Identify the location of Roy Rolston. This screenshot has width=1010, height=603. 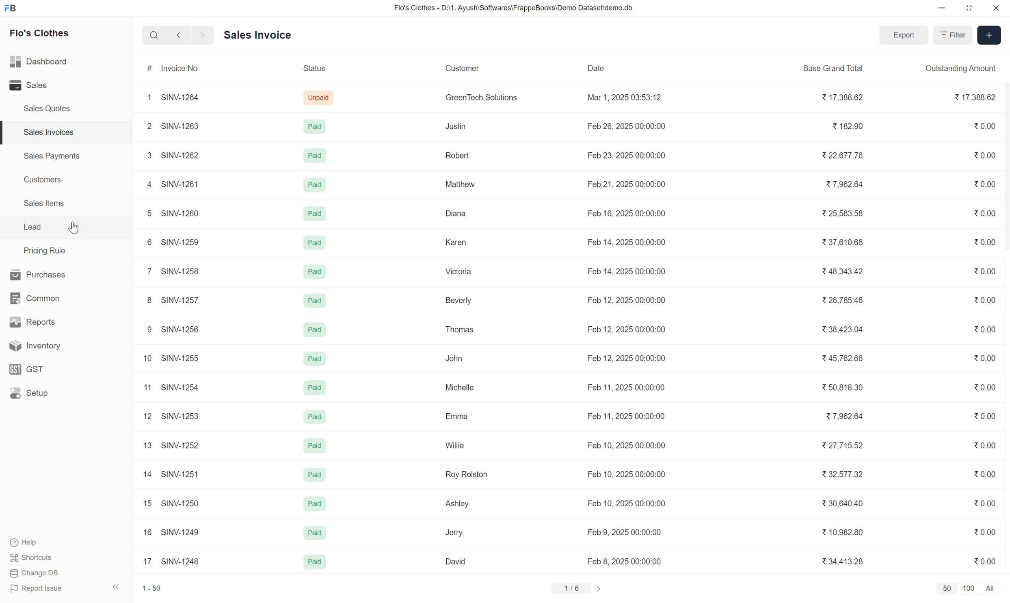
(467, 475).